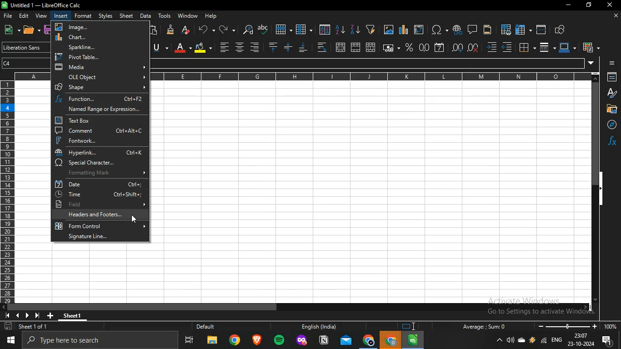 The width and height of the screenshot is (621, 349). Describe the element at coordinates (500, 341) in the screenshot. I see `show hidden icons` at that location.